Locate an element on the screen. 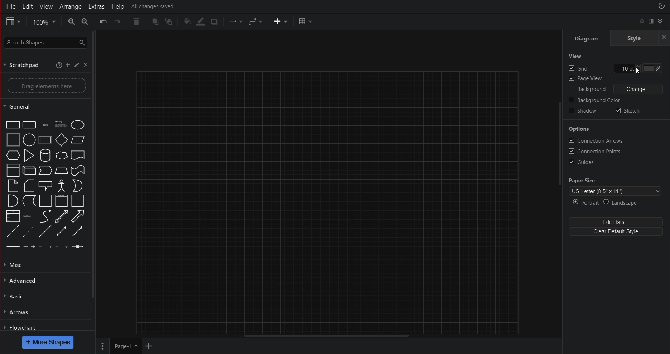  big box is located at coordinates (10, 139).